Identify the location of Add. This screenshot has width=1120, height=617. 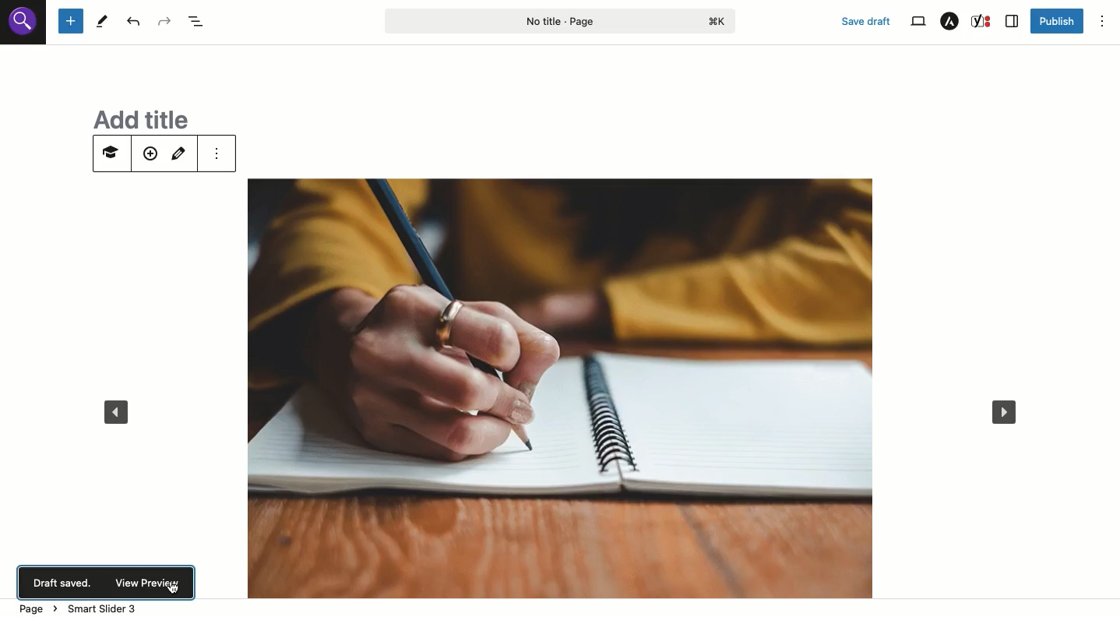
(150, 155).